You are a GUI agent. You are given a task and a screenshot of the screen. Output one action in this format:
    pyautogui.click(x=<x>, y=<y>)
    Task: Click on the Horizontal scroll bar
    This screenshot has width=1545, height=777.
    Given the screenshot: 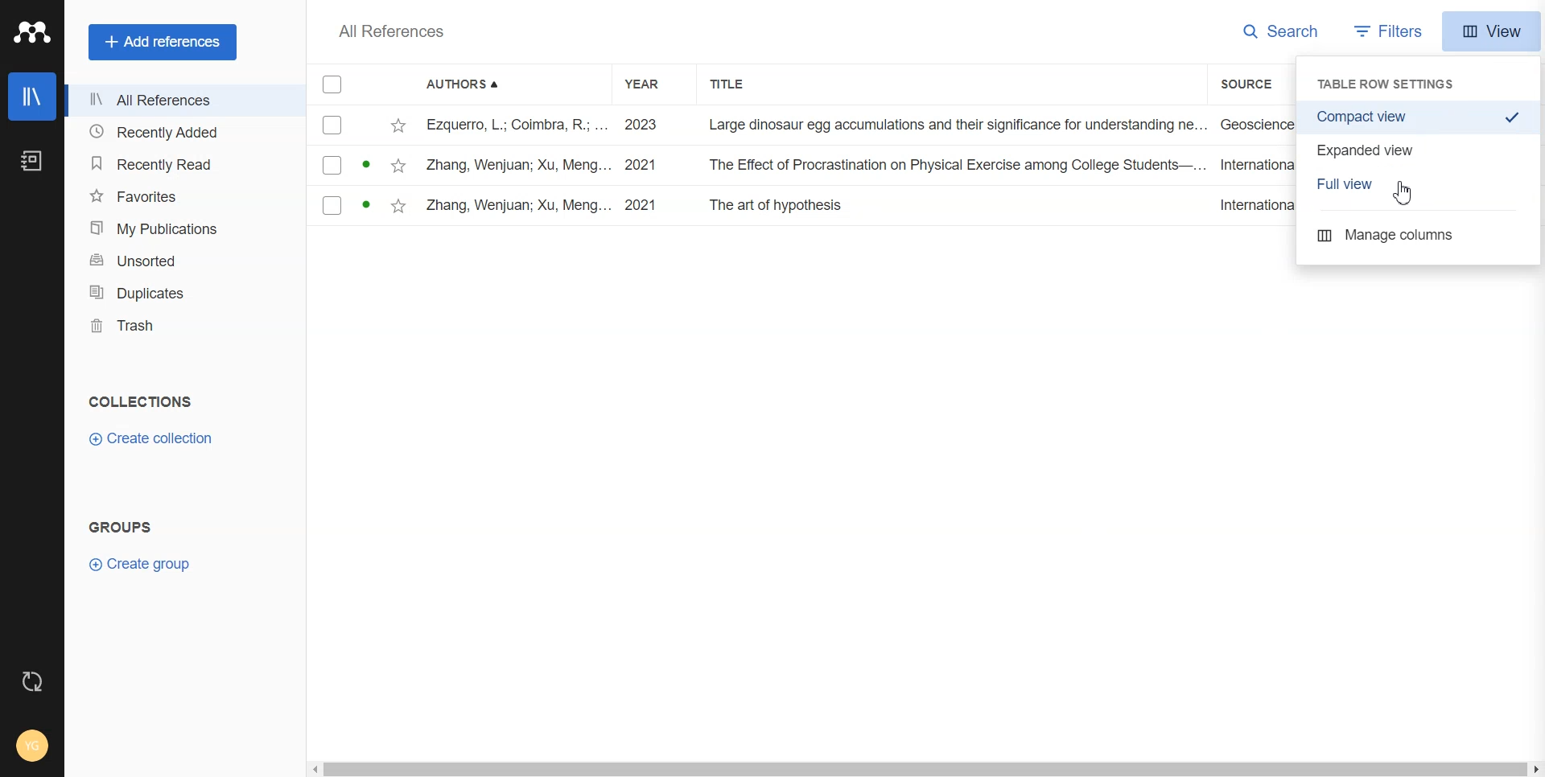 What is the action you would take?
    pyautogui.click(x=923, y=764)
    